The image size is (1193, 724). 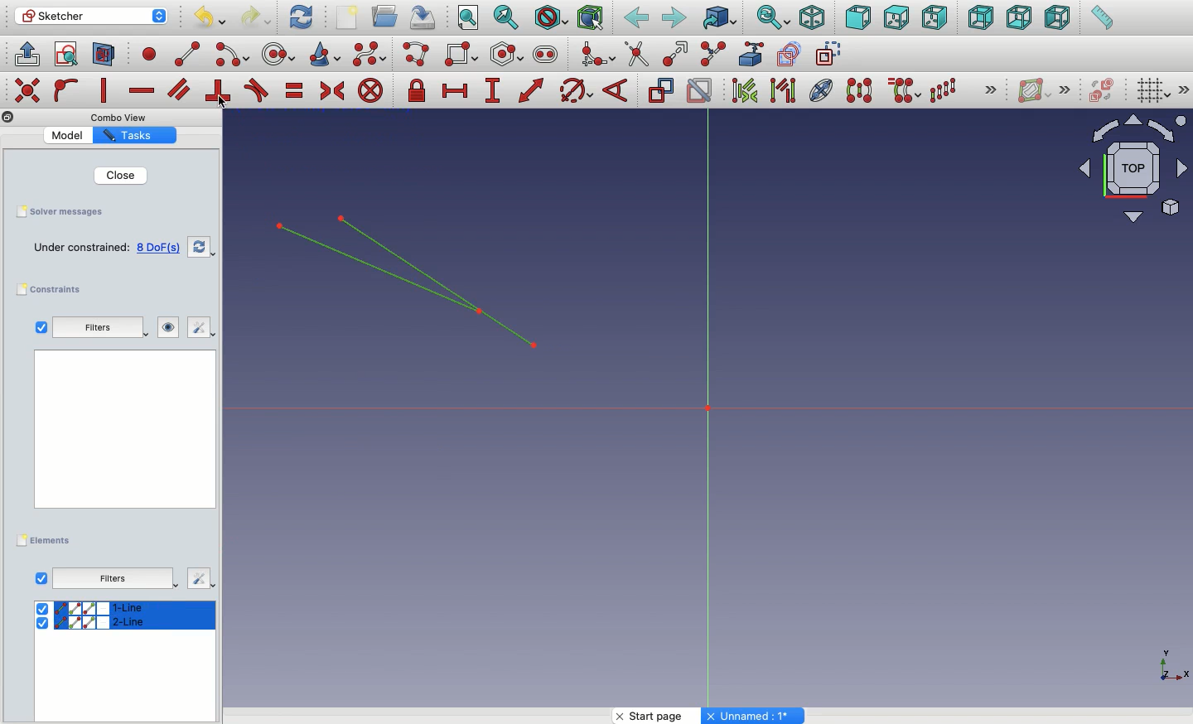 What do you see at coordinates (857, 17) in the screenshot?
I see `Front` at bounding box center [857, 17].